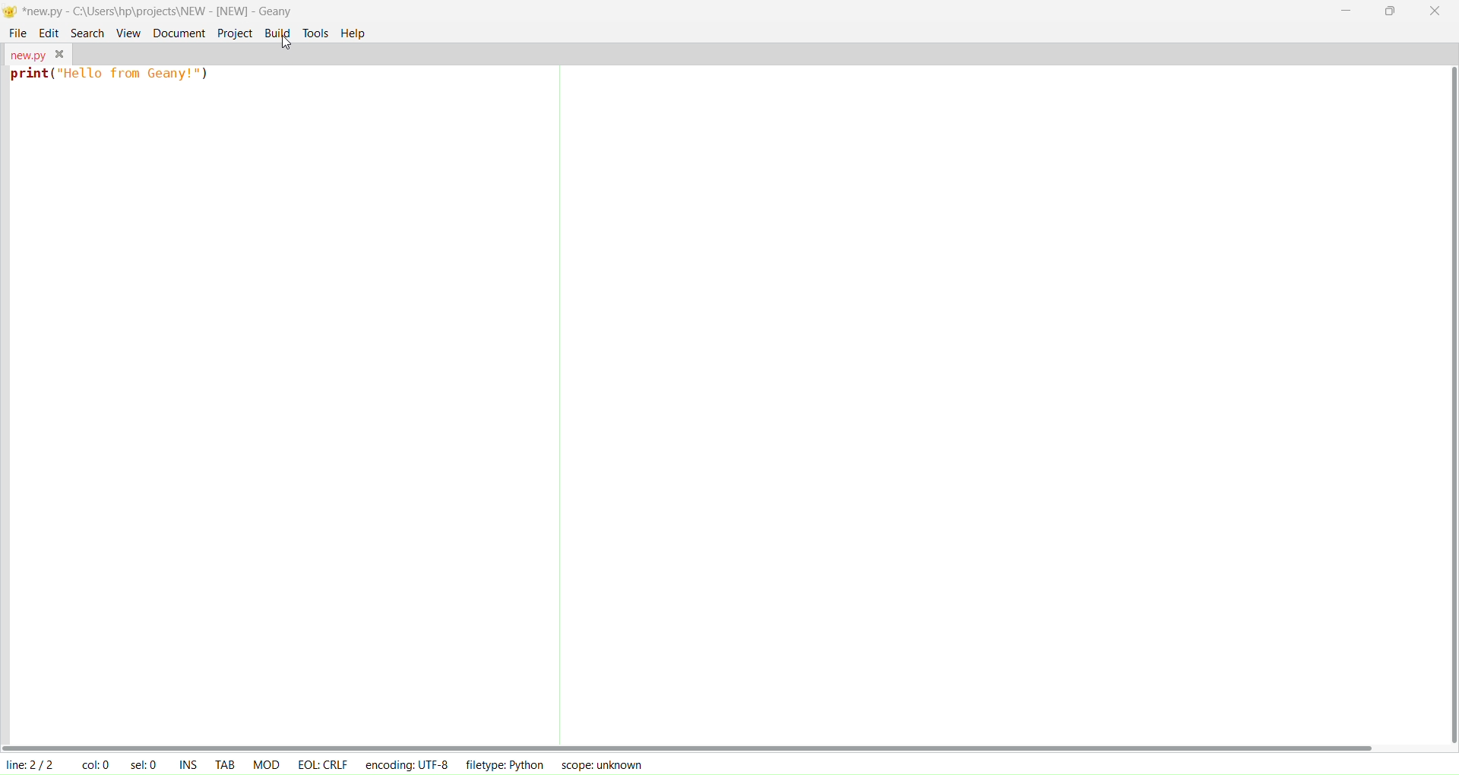 The width and height of the screenshot is (1459, 775). What do you see at coordinates (323, 763) in the screenshot?
I see `EOL CRLF` at bounding box center [323, 763].